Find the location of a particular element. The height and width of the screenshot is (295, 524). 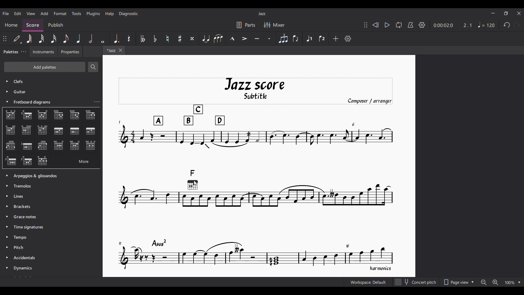

Help menu is located at coordinates (110, 14).